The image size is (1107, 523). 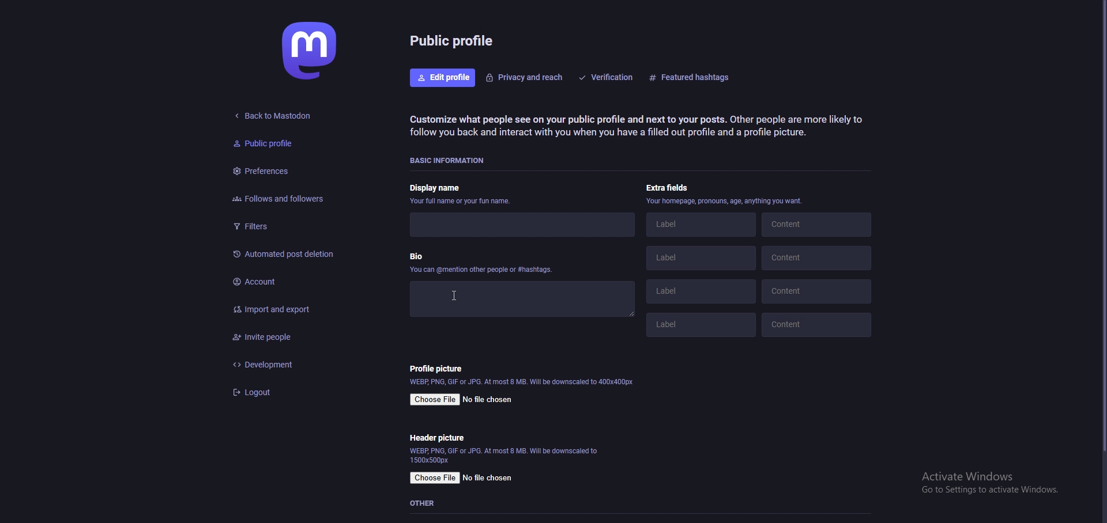 I want to click on no file chosen, so click(x=487, y=400).